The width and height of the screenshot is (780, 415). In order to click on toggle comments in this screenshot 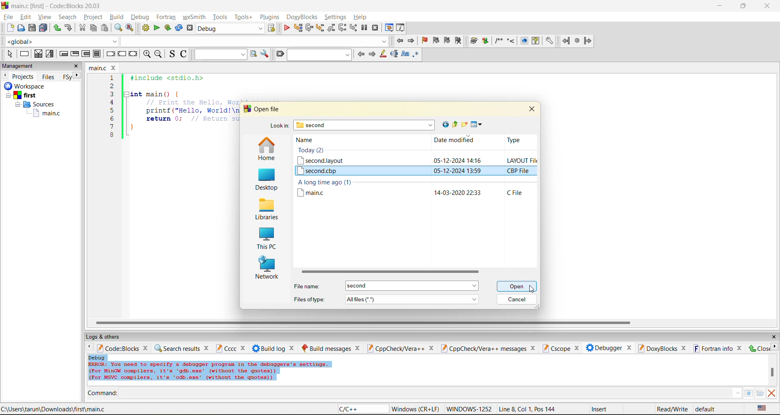, I will do `click(184, 54)`.